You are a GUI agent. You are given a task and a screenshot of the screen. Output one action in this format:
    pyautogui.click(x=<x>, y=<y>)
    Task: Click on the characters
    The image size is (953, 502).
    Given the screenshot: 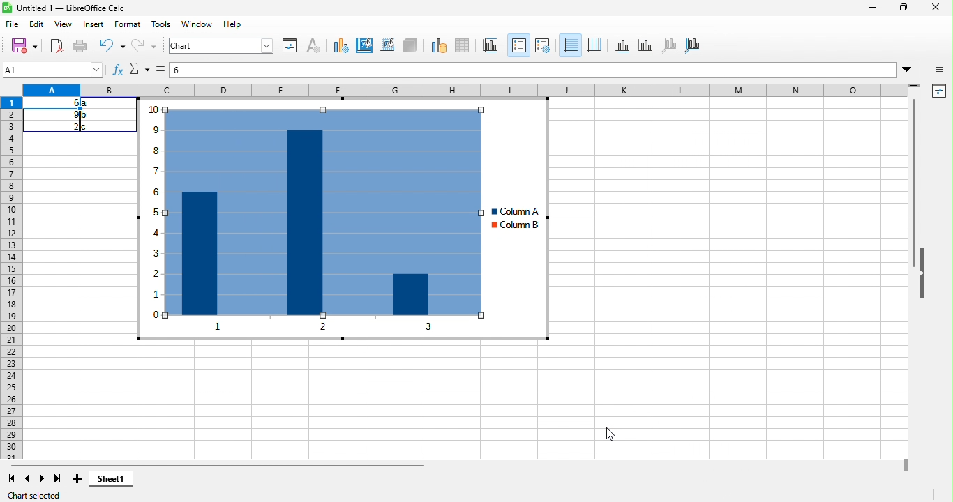 What is the action you would take?
    pyautogui.click(x=313, y=45)
    